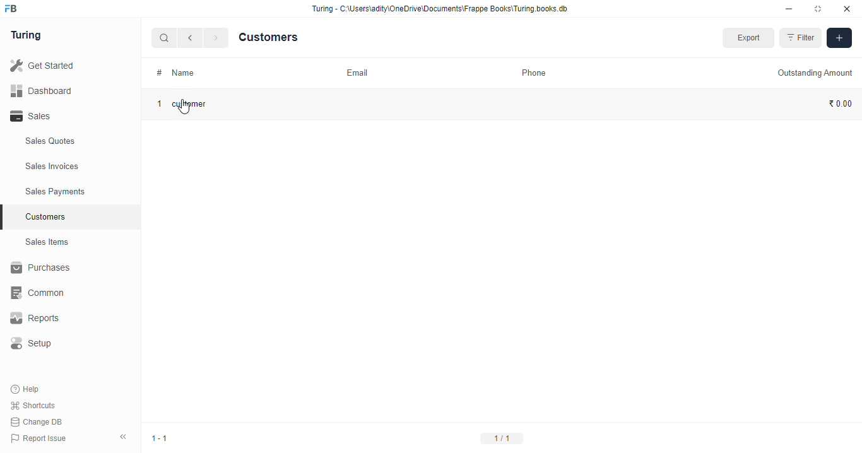 Image resolution: width=862 pixels, height=453 pixels. What do you see at coordinates (37, 406) in the screenshot?
I see `Shortcuts` at bounding box center [37, 406].